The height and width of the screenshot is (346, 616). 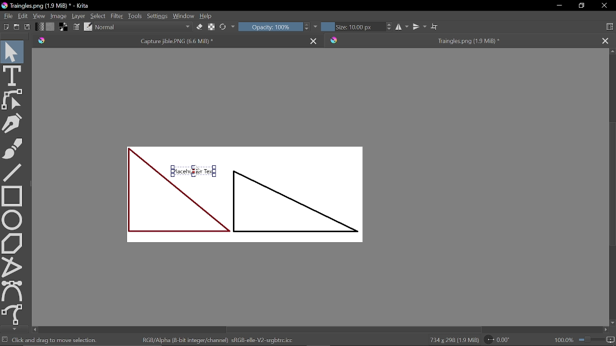 I want to click on Calligraphy, so click(x=13, y=124).